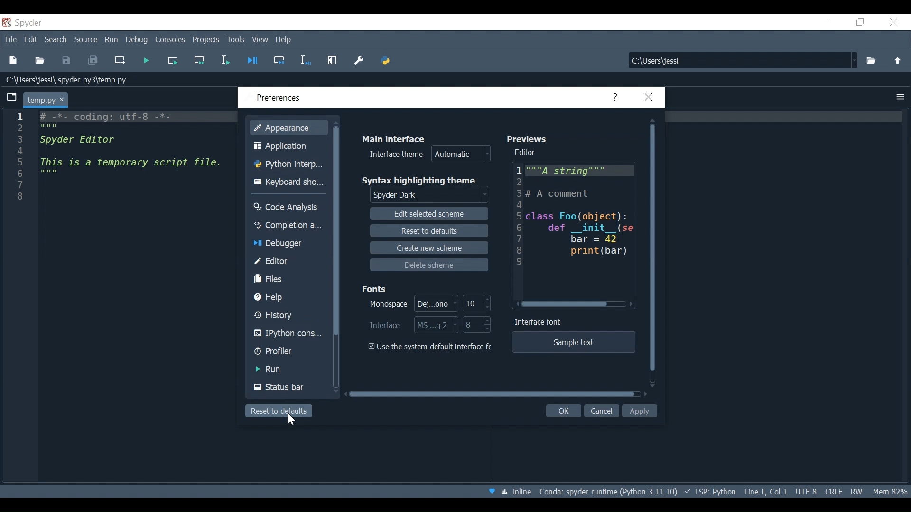 This screenshot has height=512, width=911. What do you see at coordinates (709, 491) in the screenshot?
I see `Language` at bounding box center [709, 491].